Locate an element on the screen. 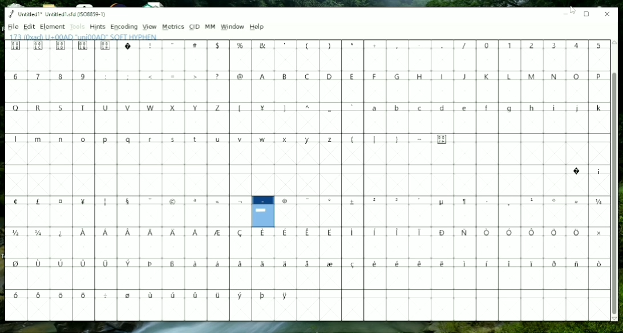 The image size is (623, 333). Hints is located at coordinates (98, 27).